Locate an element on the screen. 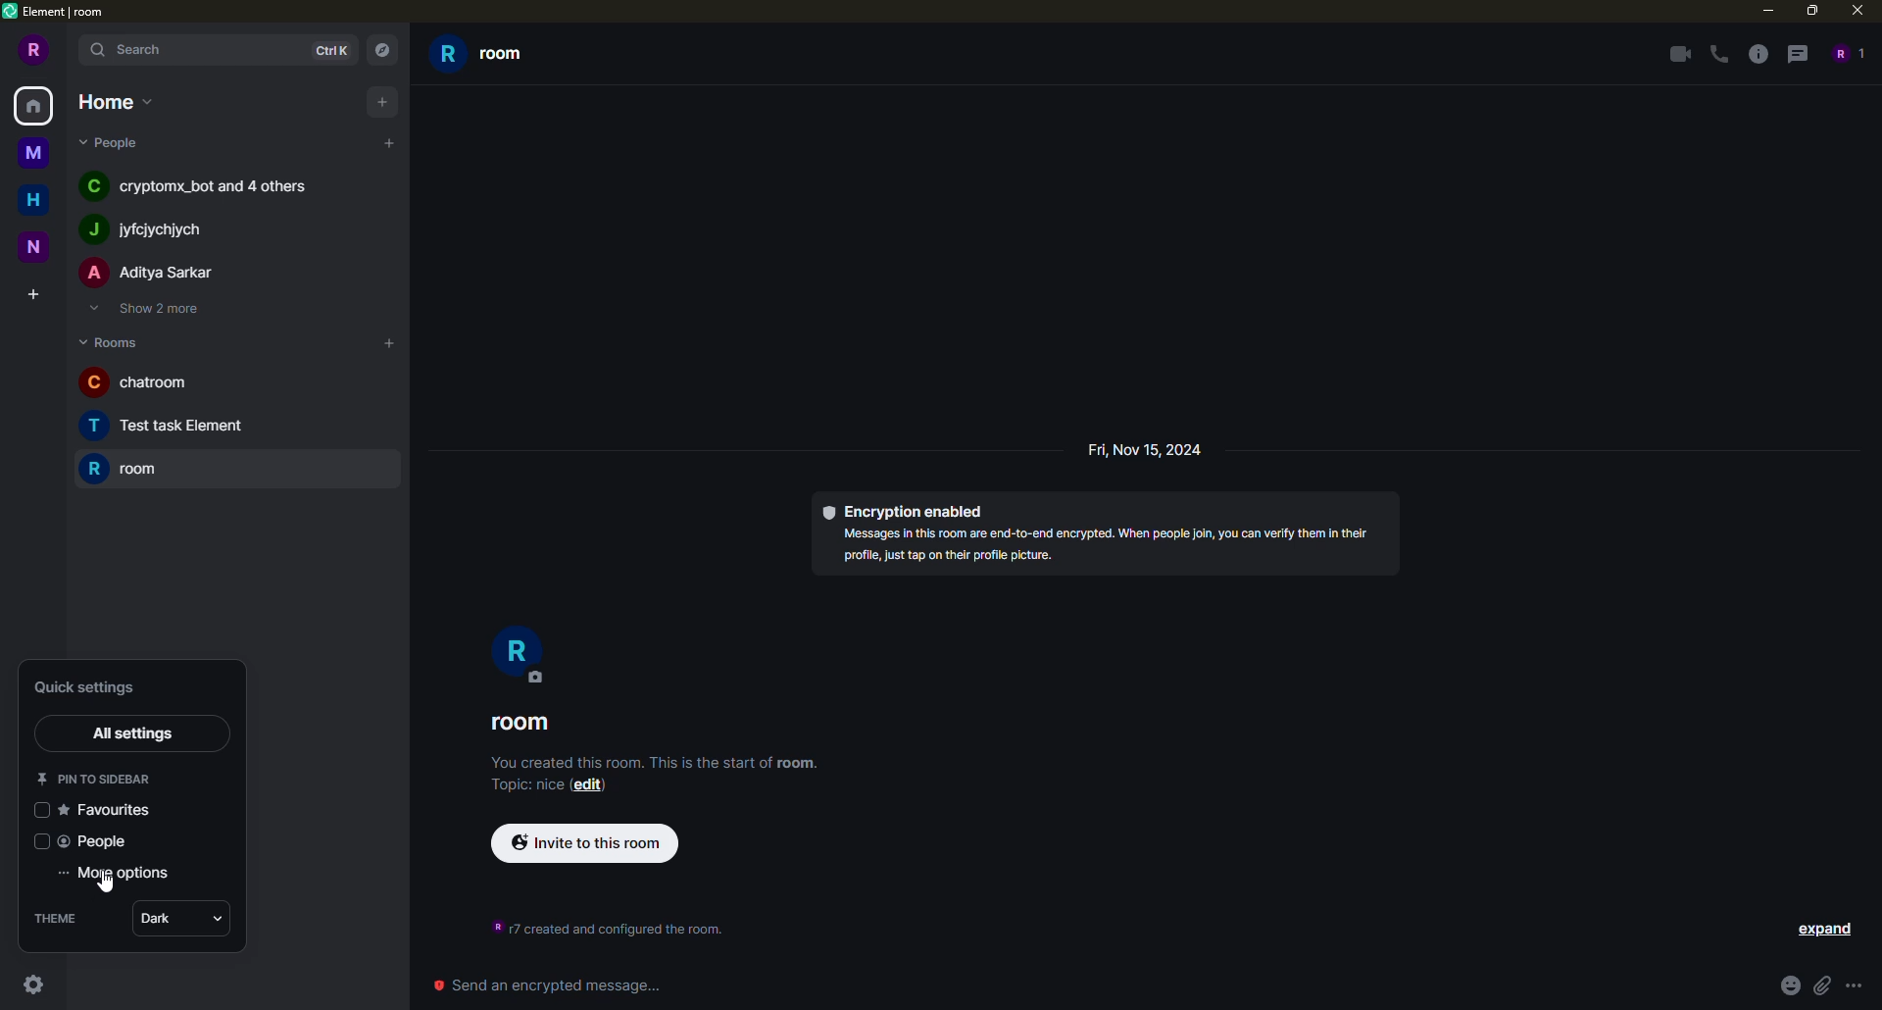 The width and height of the screenshot is (1882, 1010). encryption enabled is located at coordinates (908, 510).